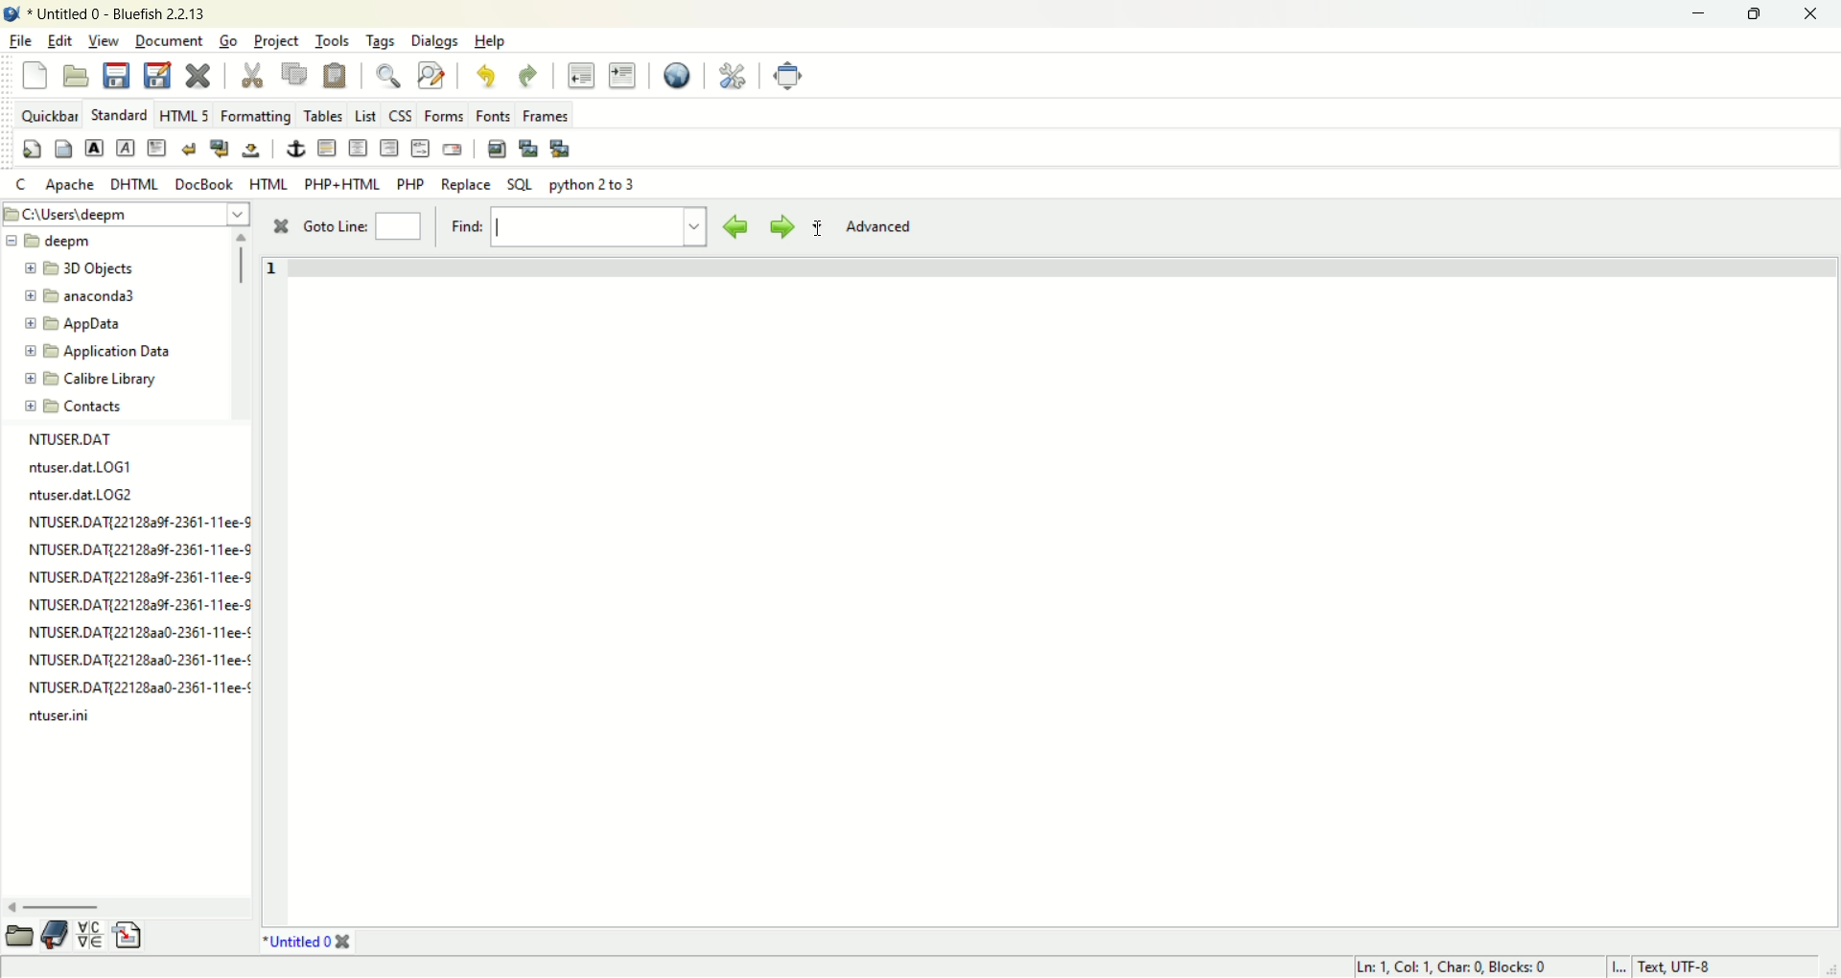  What do you see at coordinates (76, 76) in the screenshot?
I see `open` at bounding box center [76, 76].